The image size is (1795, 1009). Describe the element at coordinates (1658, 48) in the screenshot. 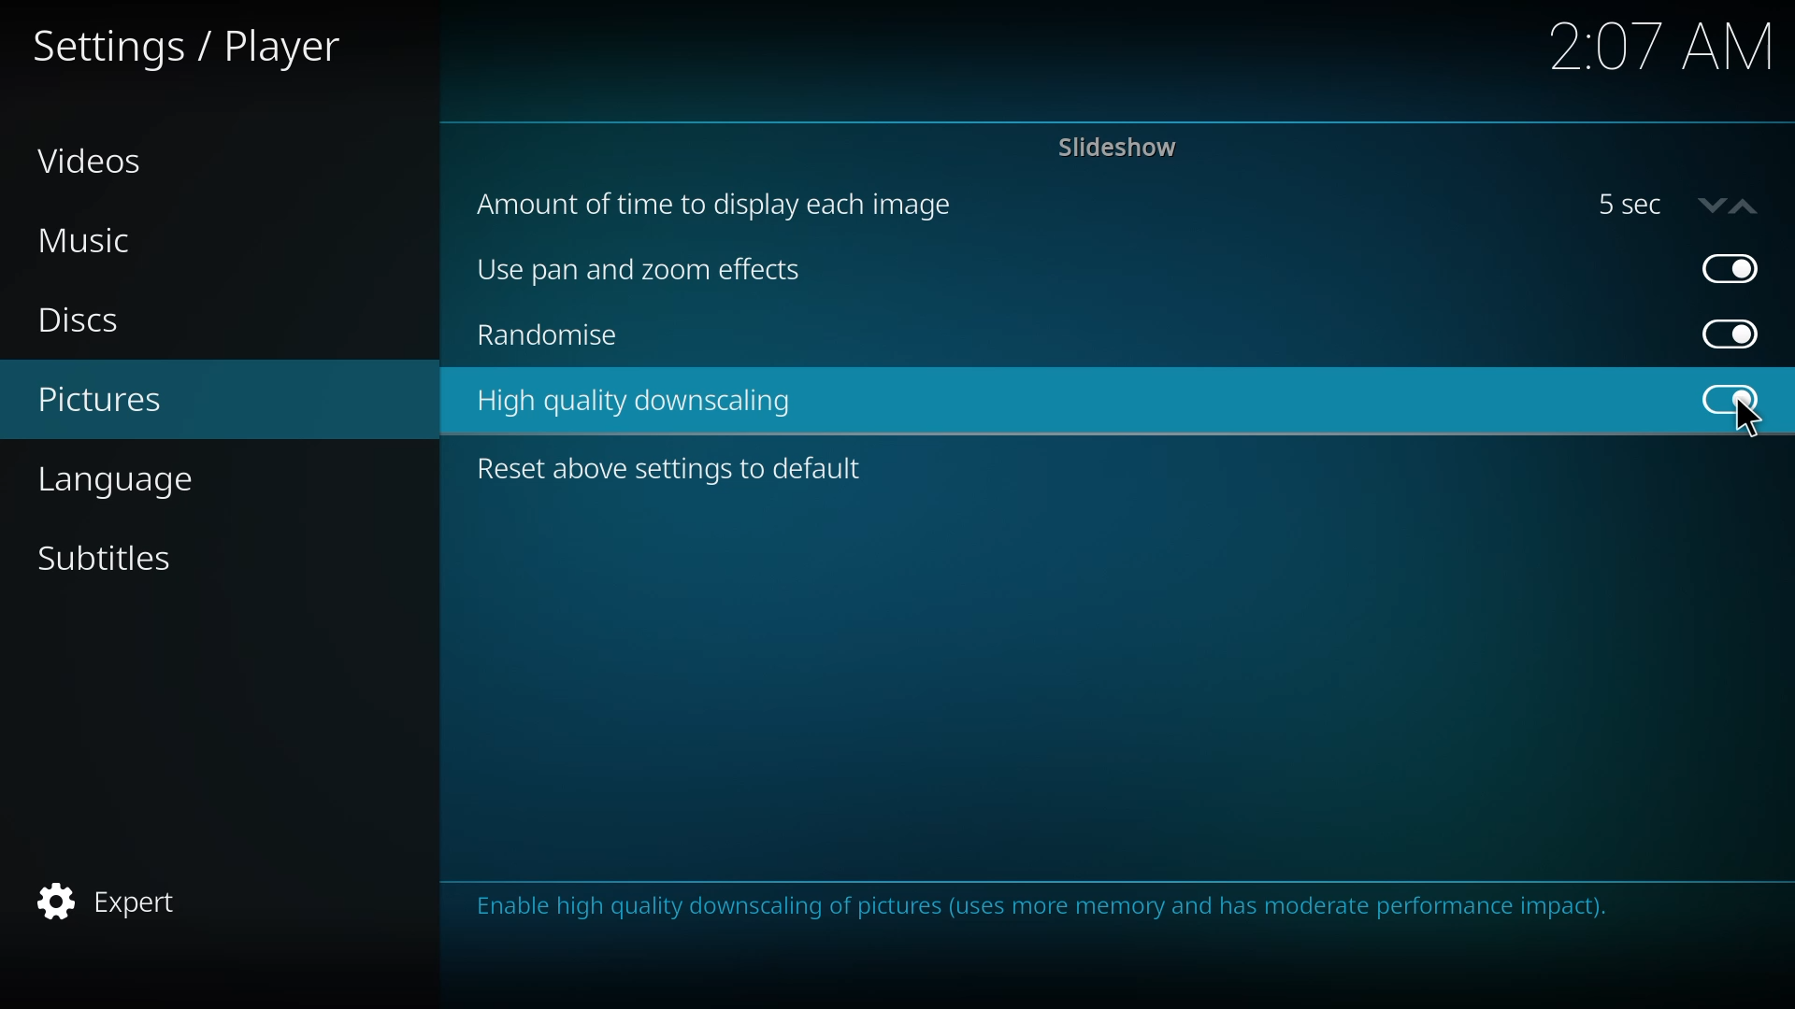

I see `time` at that location.